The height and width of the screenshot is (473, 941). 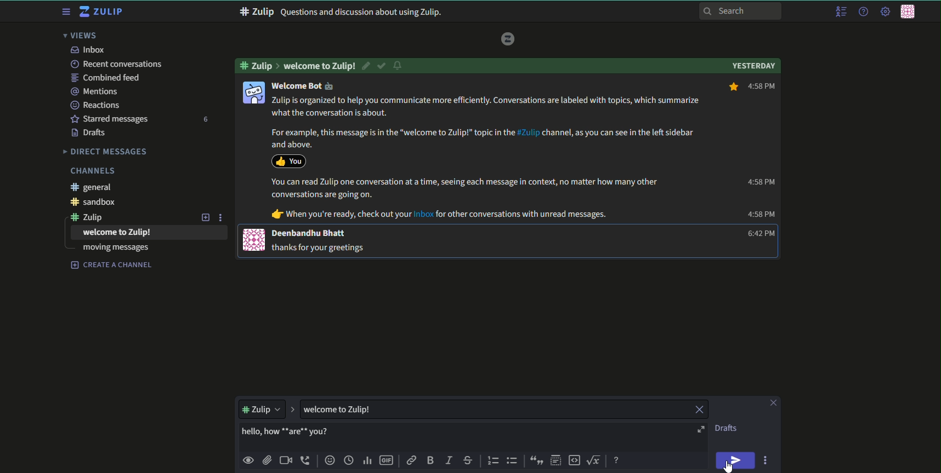 I want to click on recent conversations, so click(x=116, y=64).